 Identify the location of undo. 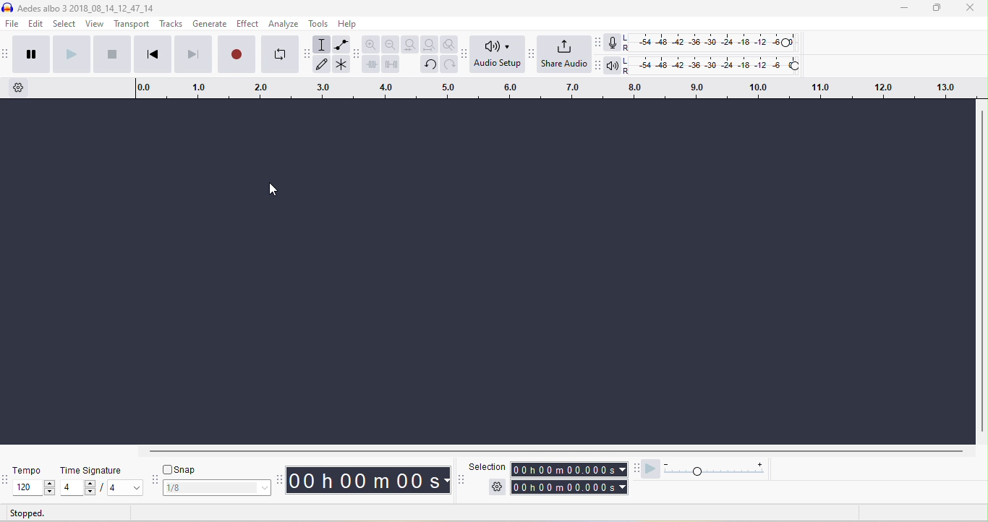
(430, 64).